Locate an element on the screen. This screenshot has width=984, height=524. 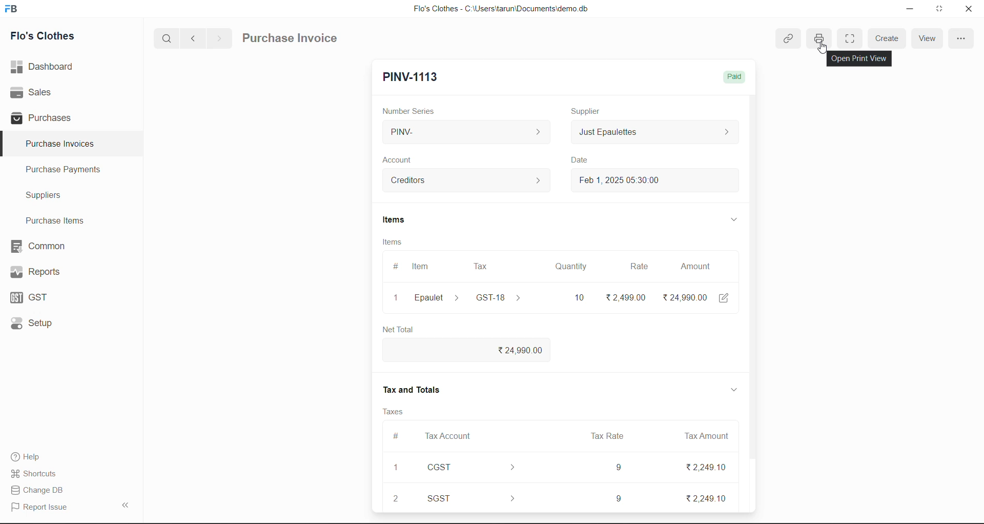
Amount is located at coordinates (695, 267).